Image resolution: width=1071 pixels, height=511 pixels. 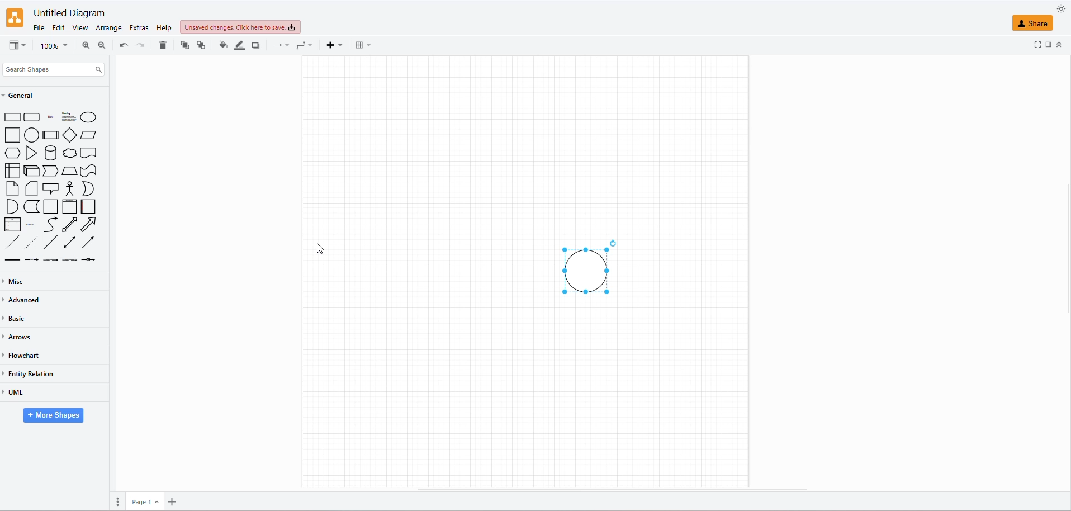 I want to click on CALLOUT, so click(x=50, y=189).